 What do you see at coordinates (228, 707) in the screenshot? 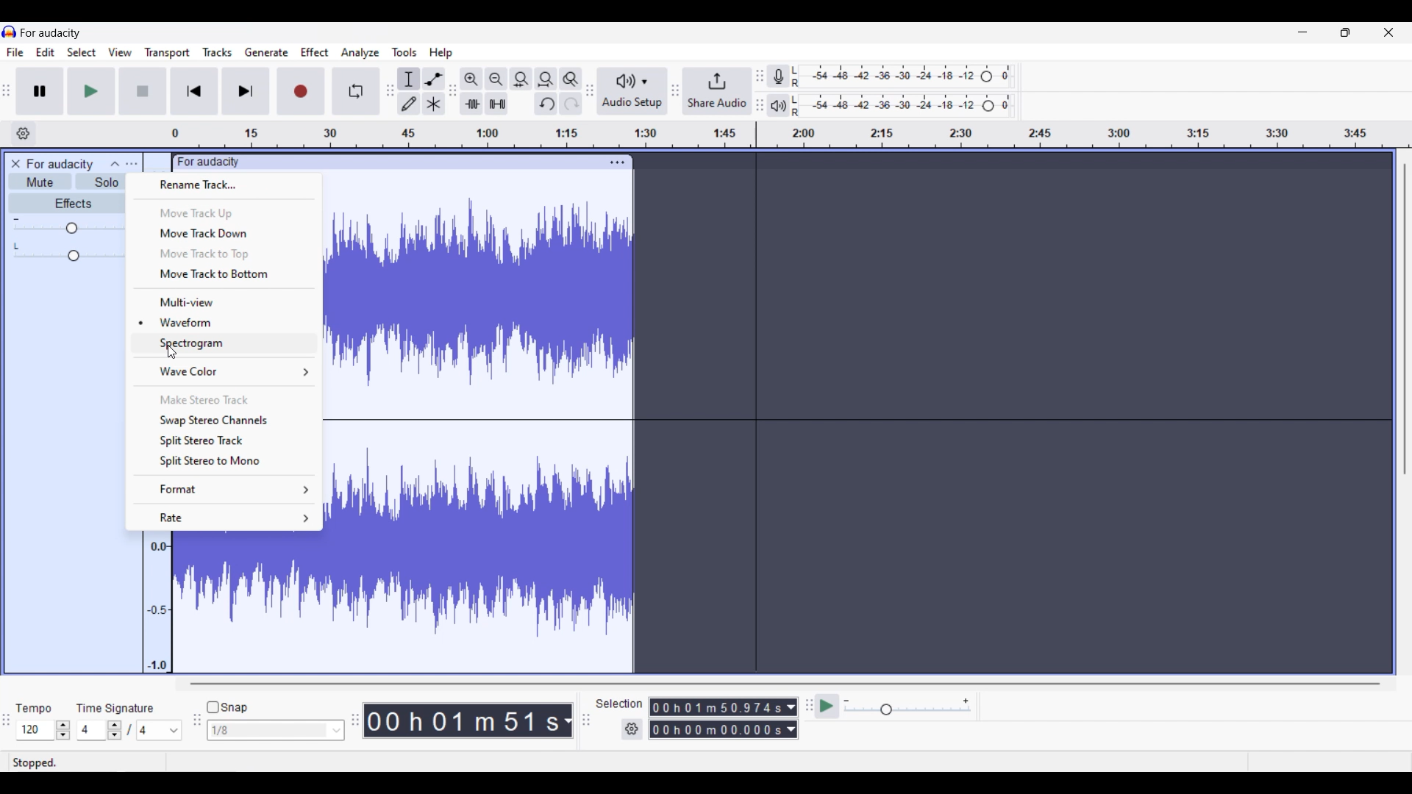
I see `Snap toggle` at bounding box center [228, 707].